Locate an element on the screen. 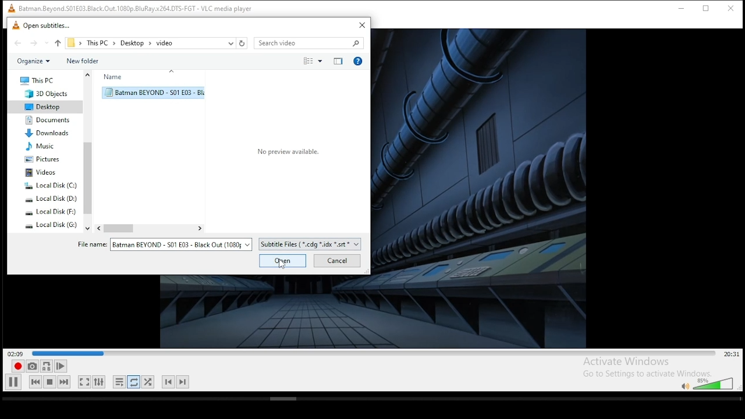  elapsed time is located at coordinates (15, 353).